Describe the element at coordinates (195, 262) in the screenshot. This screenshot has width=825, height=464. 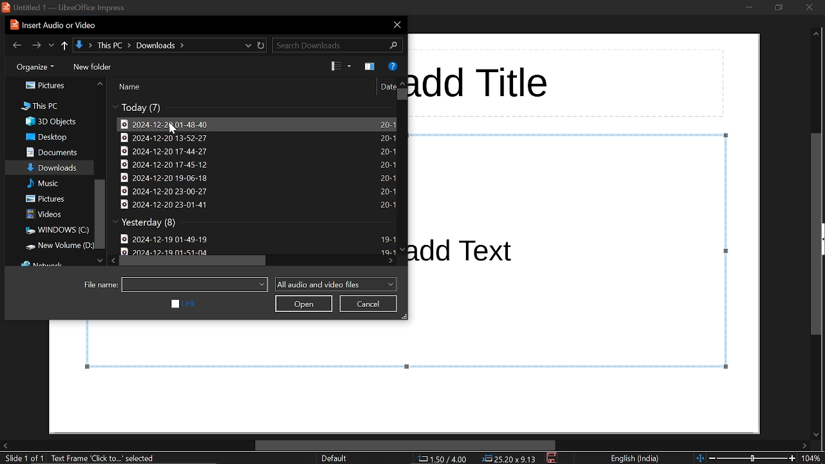
I see `horizontal scrollbar` at that location.